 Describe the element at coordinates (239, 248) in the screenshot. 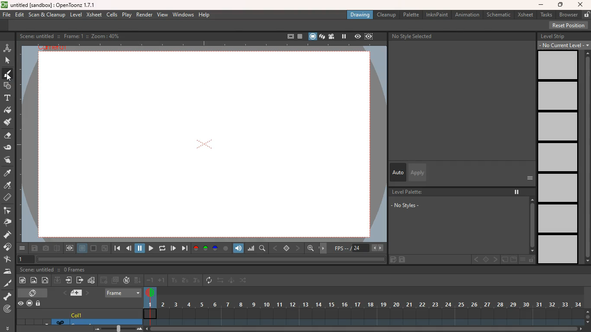

I see `volume` at that location.